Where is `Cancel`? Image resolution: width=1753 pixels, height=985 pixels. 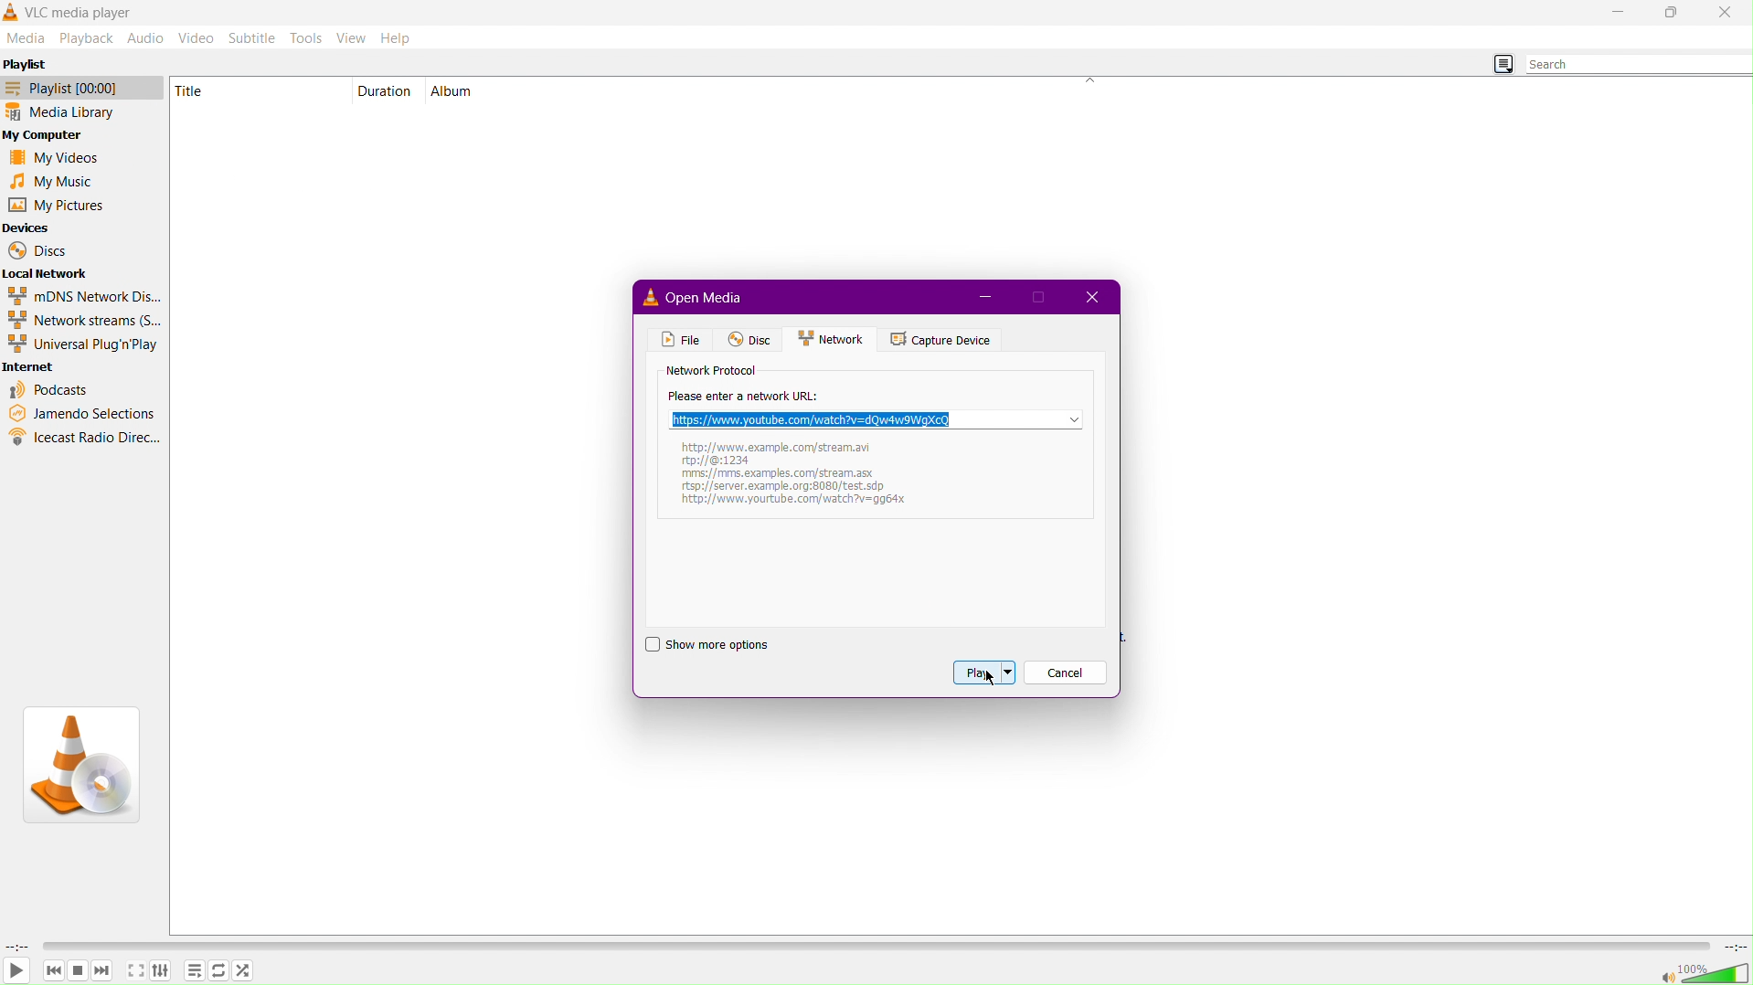 Cancel is located at coordinates (1067, 673).